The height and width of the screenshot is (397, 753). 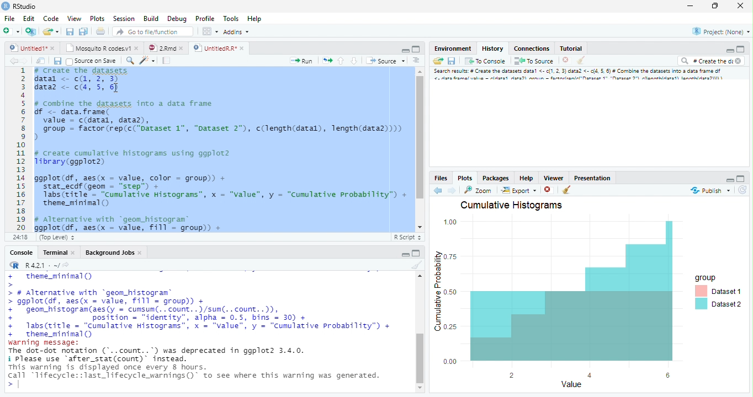 What do you see at coordinates (50, 19) in the screenshot?
I see `Code` at bounding box center [50, 19].